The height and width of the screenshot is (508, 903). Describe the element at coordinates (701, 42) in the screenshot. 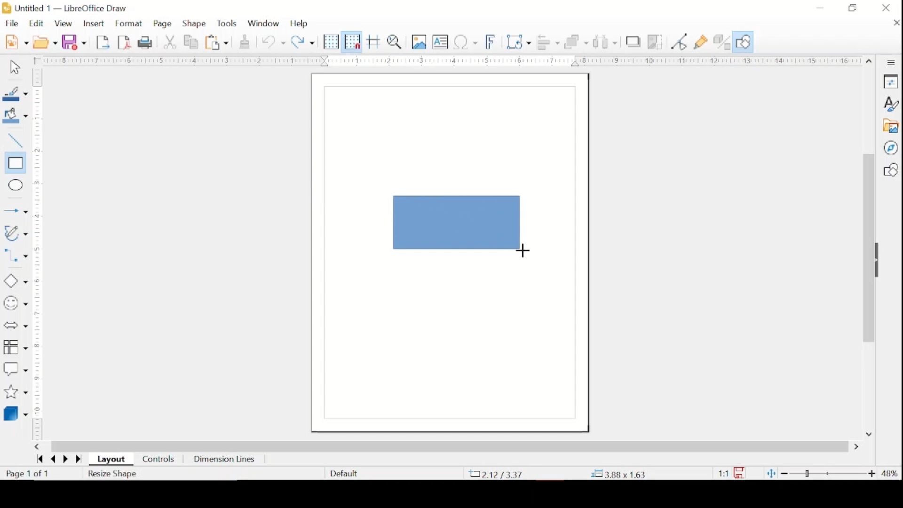

I see `show draw functions` at that location.